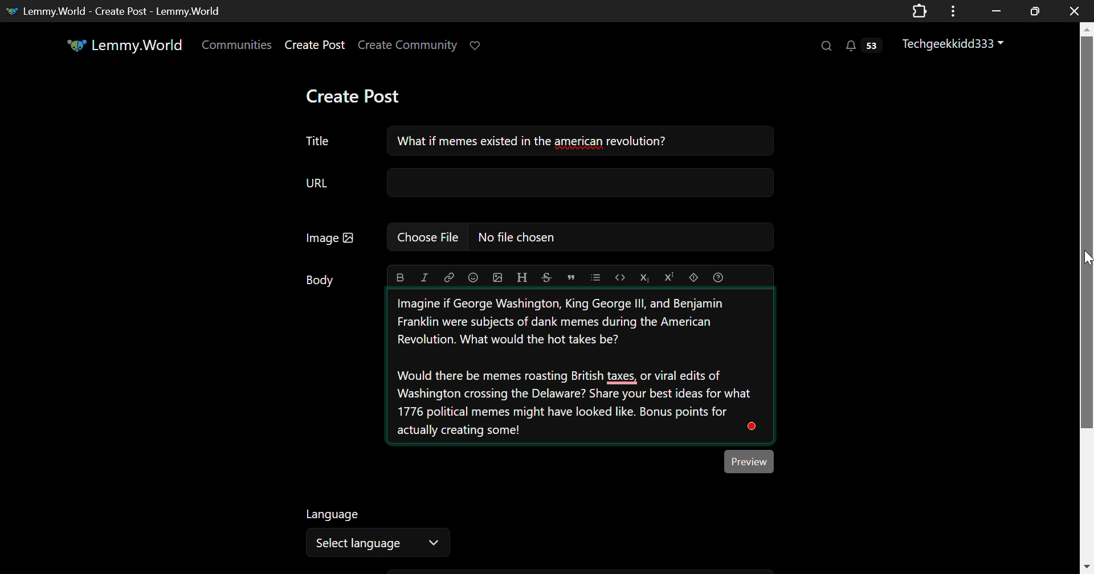 This screenshot has height=574, width=1094. Describe the element at coordinates (717, 277) in the screenshot. I see `Formatting Help` at that location.